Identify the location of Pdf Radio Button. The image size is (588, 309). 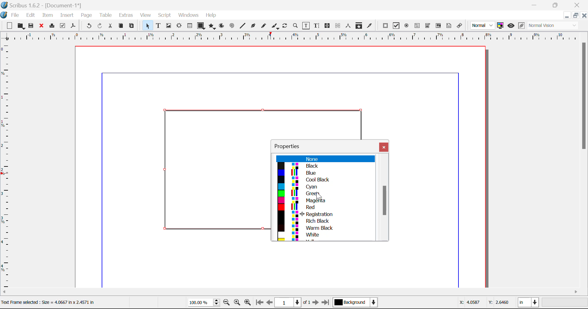
(406, 26).